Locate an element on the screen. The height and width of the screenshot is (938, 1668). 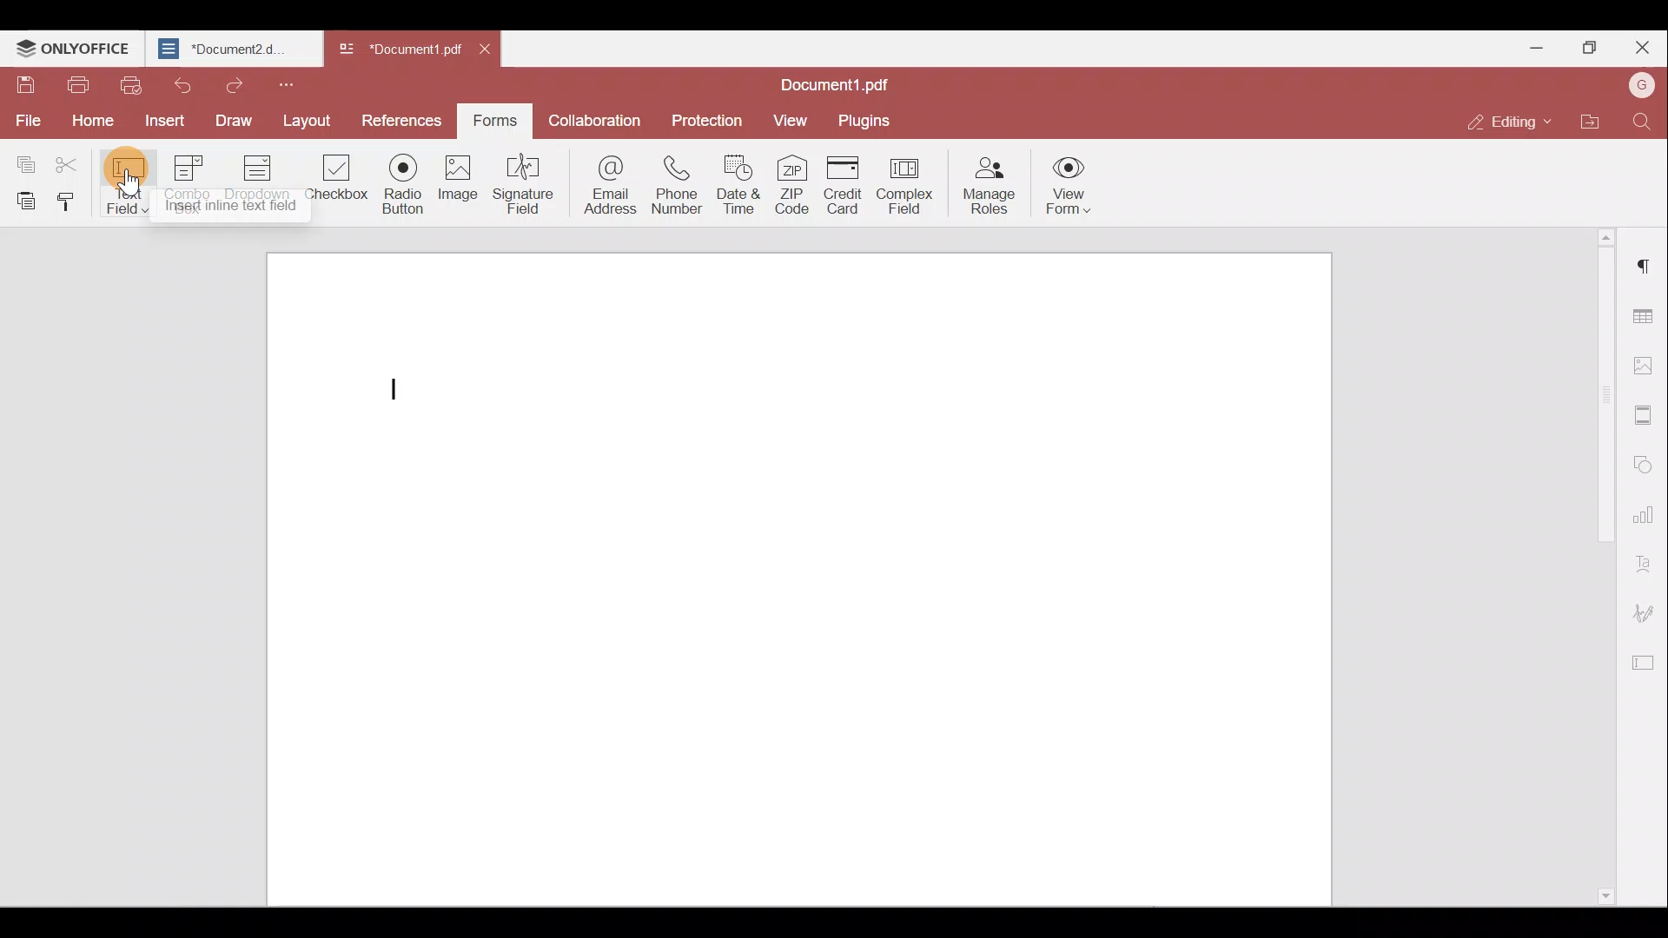
Account name is located at coordinates (1641, 83).